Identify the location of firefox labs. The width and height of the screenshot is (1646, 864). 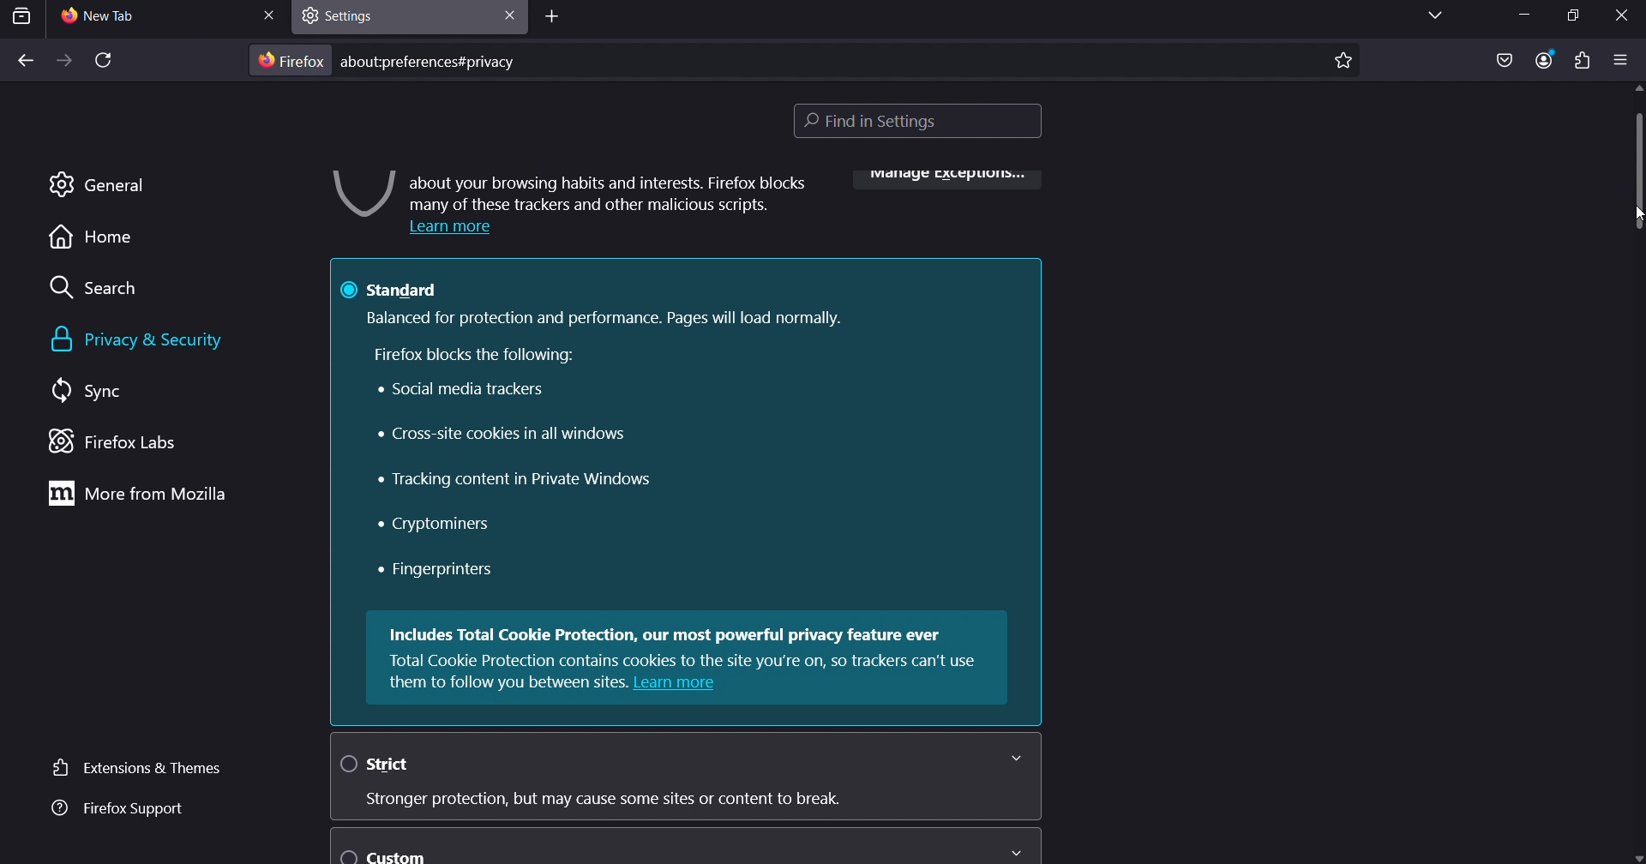
(132, 443).